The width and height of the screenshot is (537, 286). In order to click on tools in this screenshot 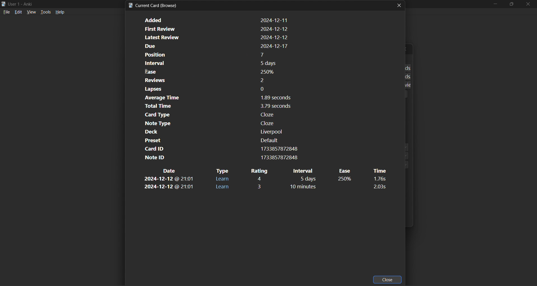, I will do `click(45, 13)`.